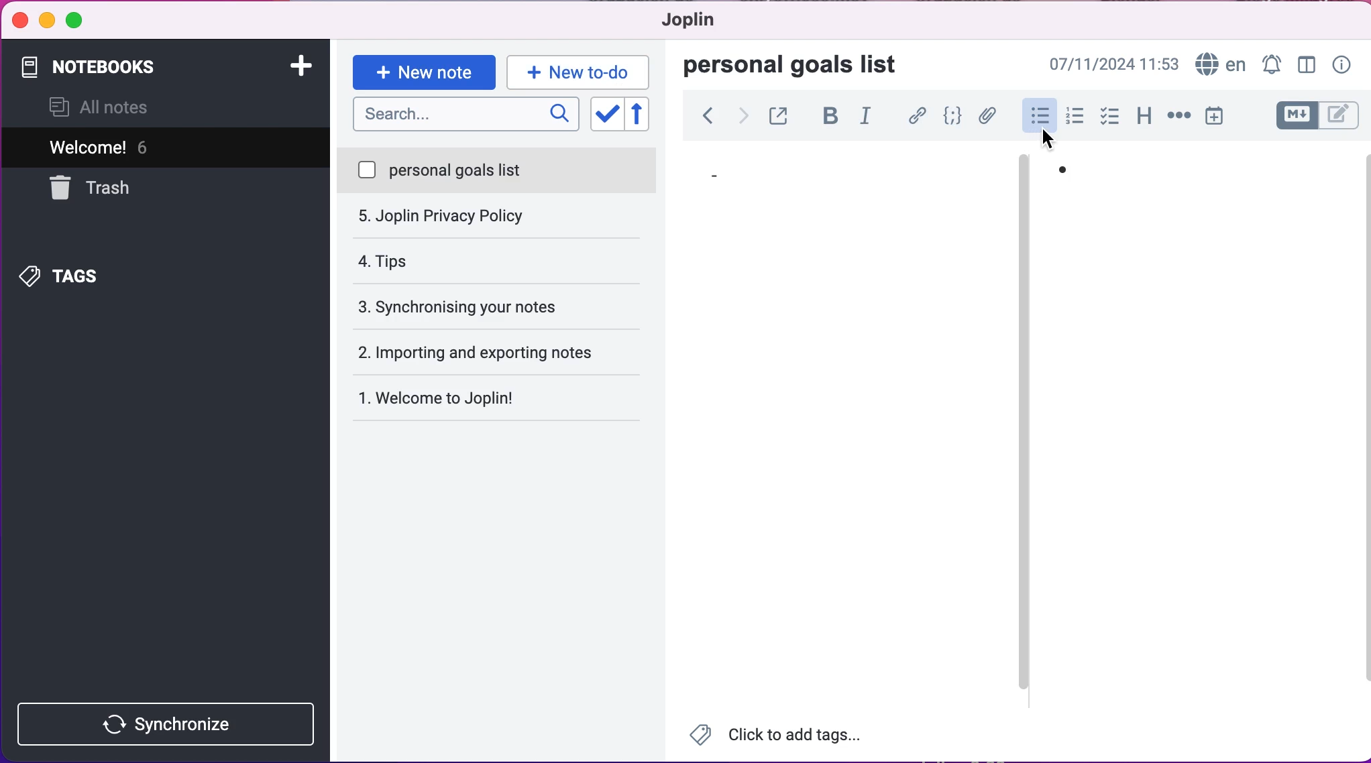  Describe the element at coordinates (869, 119) in the screenshot. I see `italic` at that location.